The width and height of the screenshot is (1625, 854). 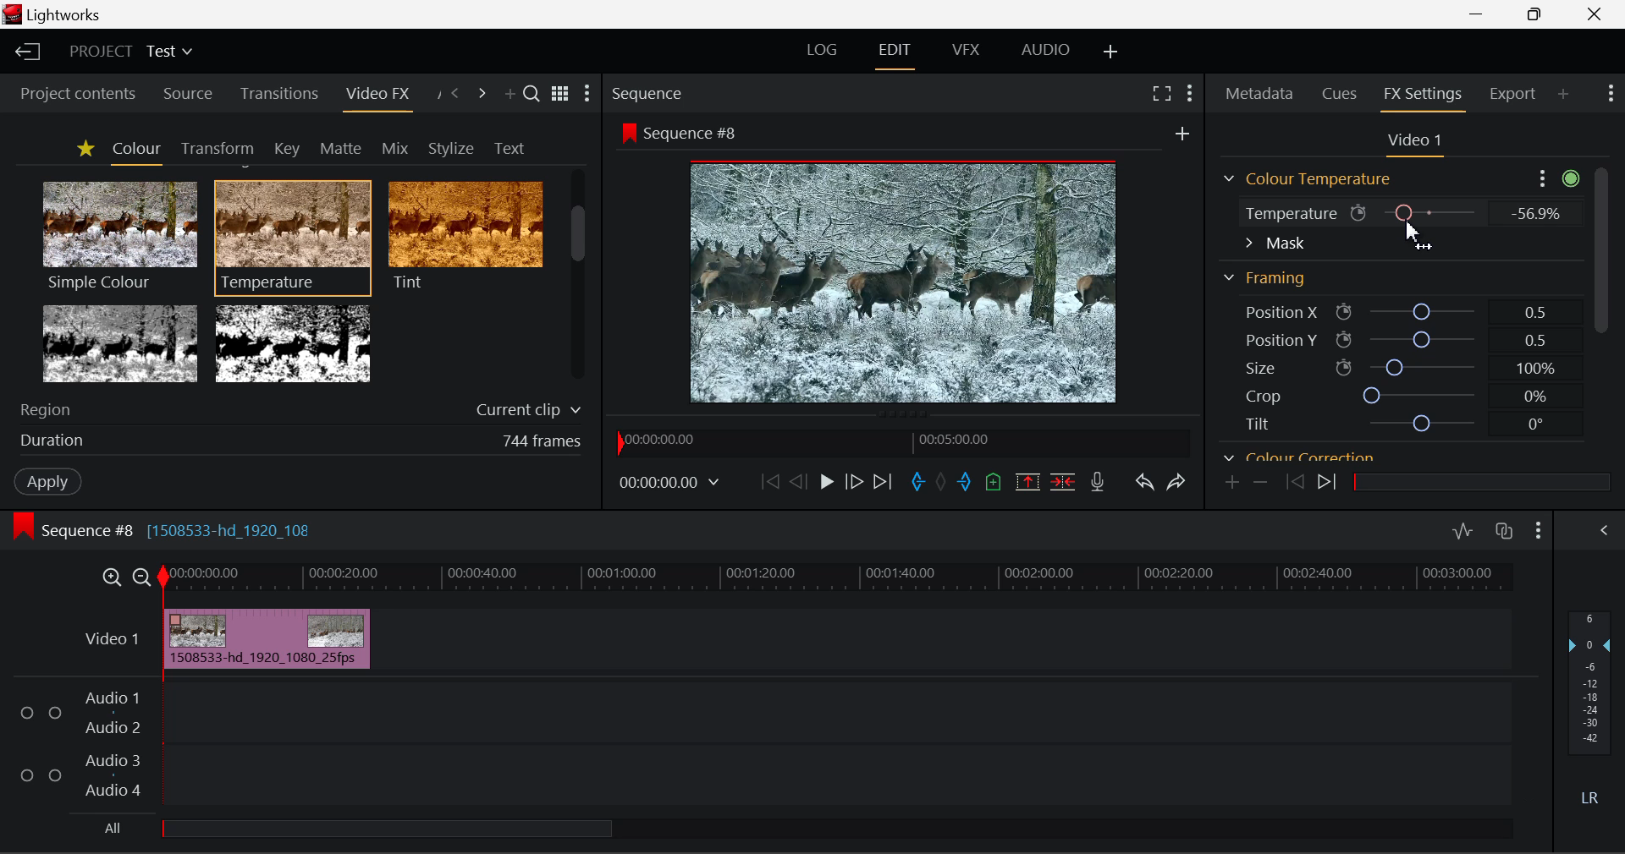 What do you see at coordinates (1537, 342) in the screenshot?
I see `0.5` at bounding box center [1537, 342].